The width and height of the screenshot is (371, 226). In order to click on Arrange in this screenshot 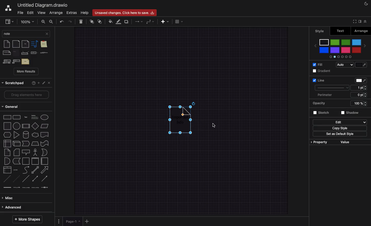, I will do `click(361, 31)`.